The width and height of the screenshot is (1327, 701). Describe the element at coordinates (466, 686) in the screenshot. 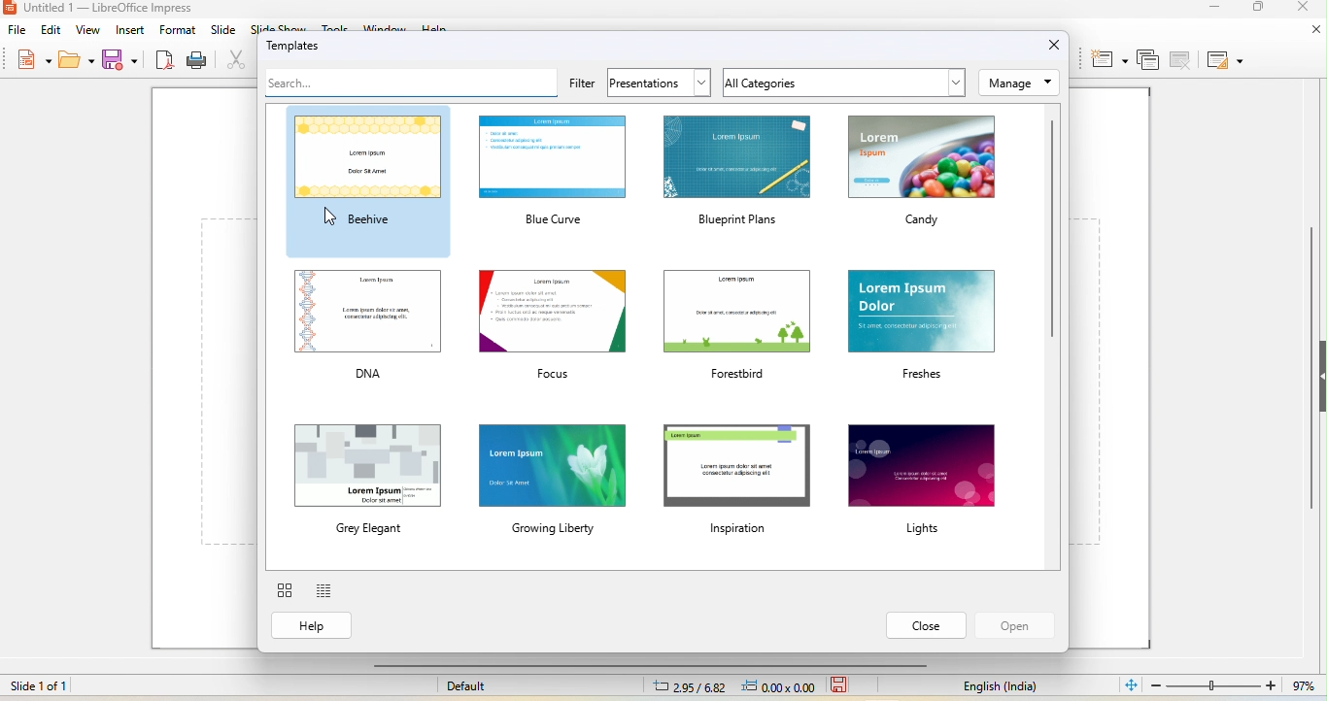

I see `default` at that location.